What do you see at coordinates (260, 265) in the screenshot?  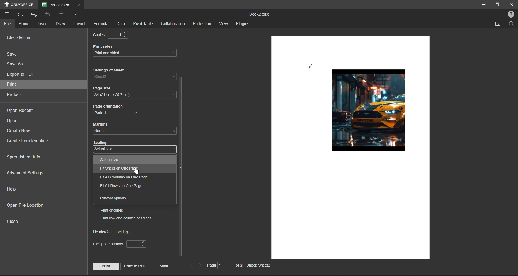 I see `sheet : Sheet2` at bounding box center [260, 265].